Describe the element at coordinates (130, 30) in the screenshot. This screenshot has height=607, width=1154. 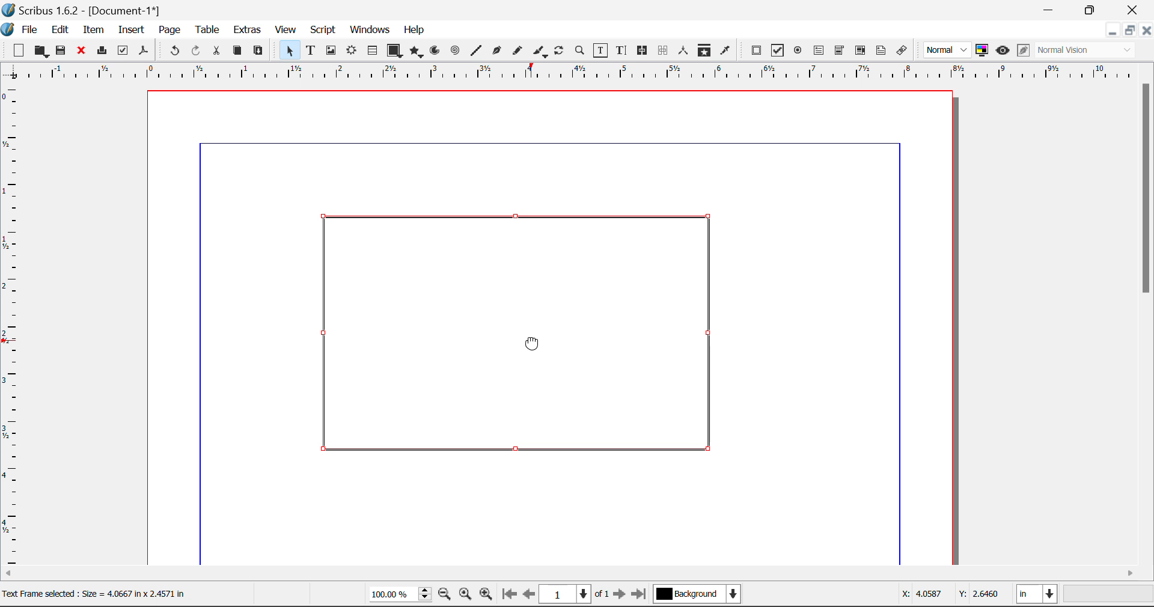
I see `Insert` at that location.